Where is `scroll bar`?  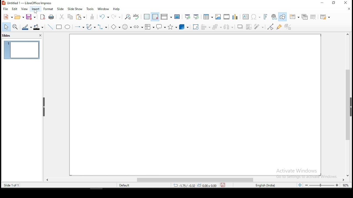 scroll bar is located at coordinates (347, 105).